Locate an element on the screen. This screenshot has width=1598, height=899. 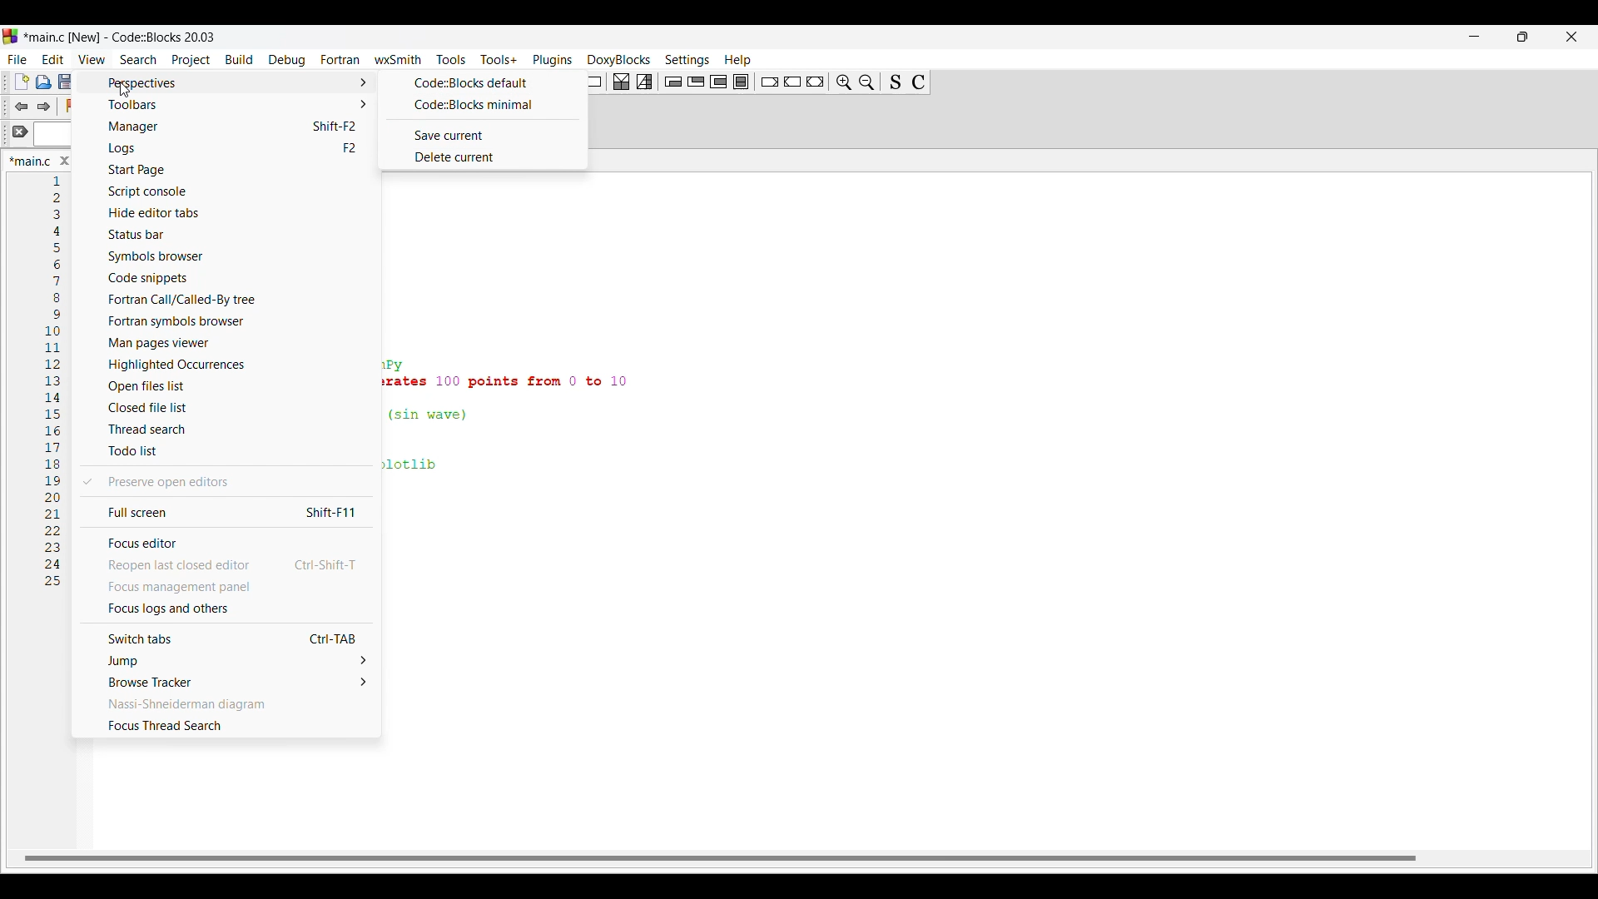
Decision is located at coordinates (622, 82).